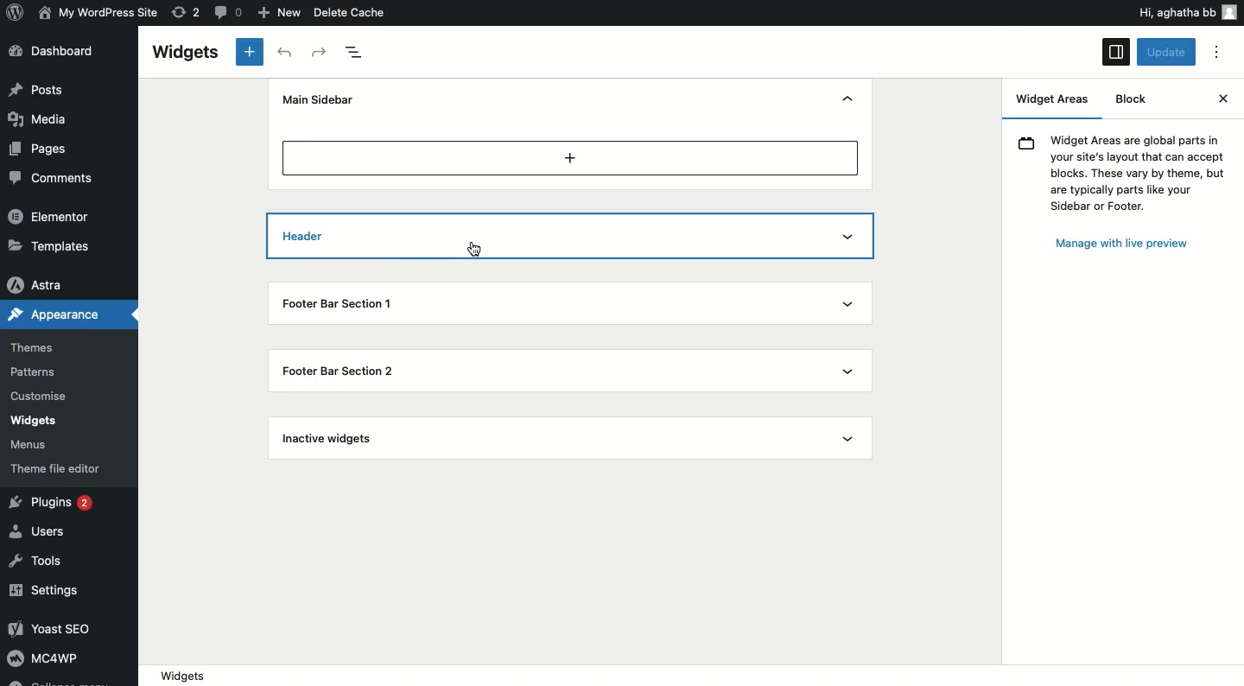  I want to click on Show, so click(850, 438).